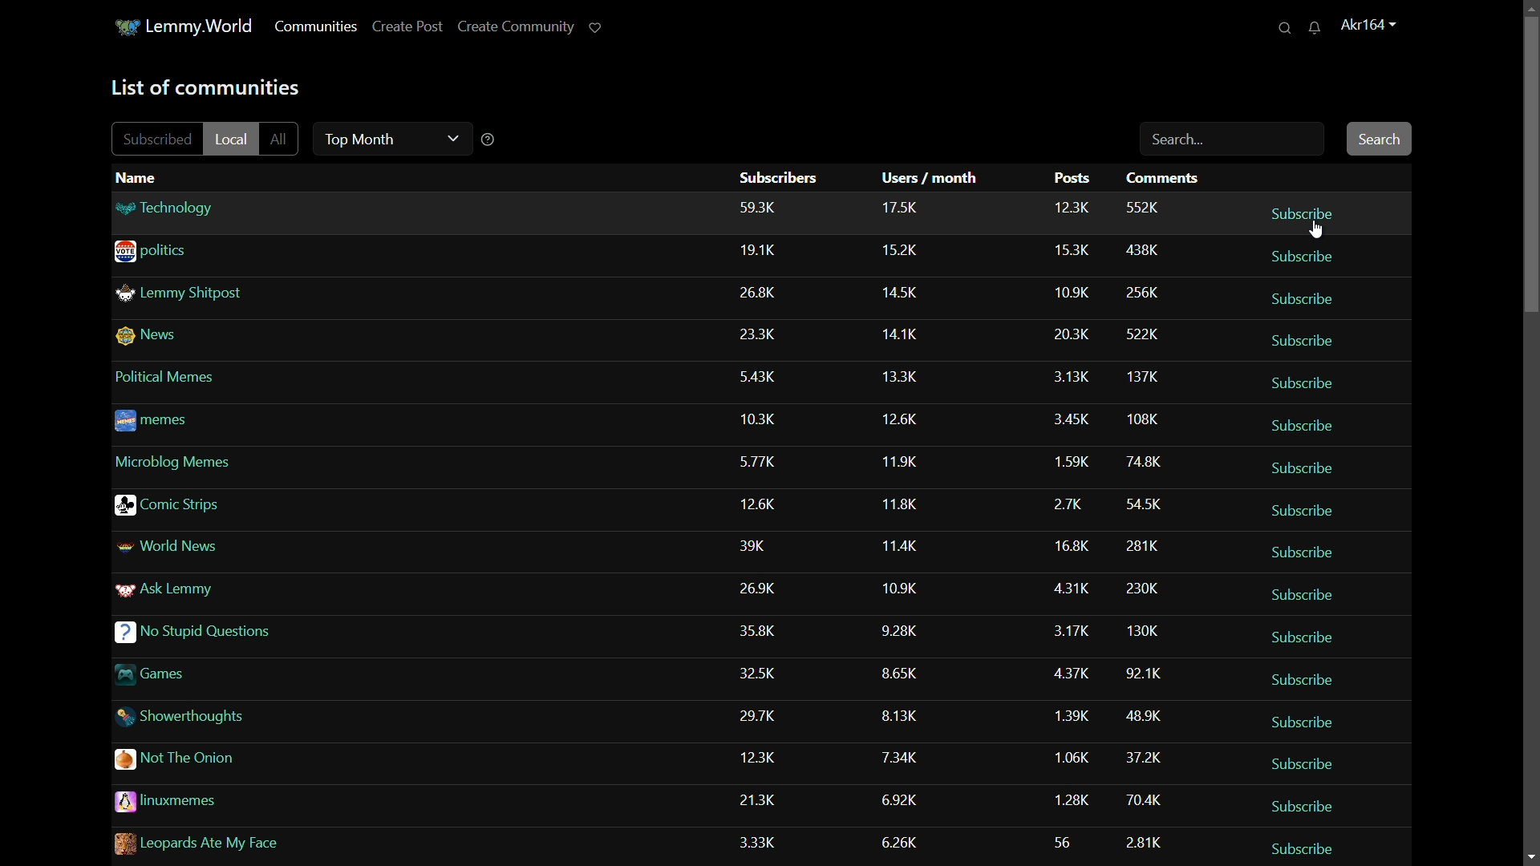 This screenshot has width=1540, height=866. I want to click on posts, so click(1069, 180).